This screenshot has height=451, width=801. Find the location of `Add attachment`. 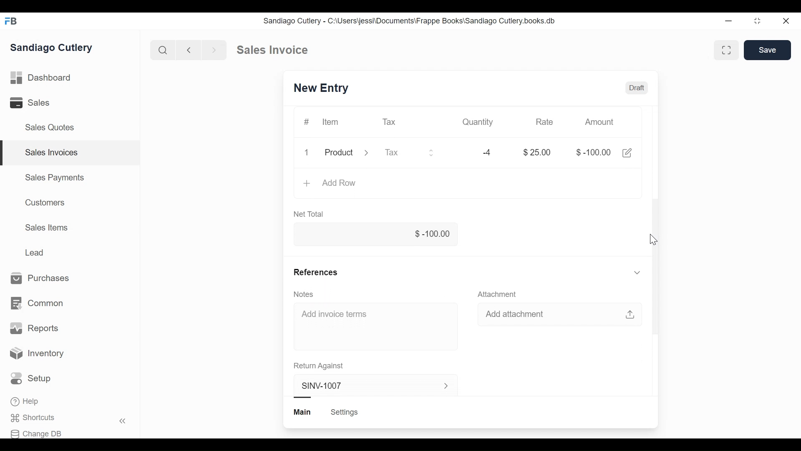

Add attachment is located at coordinates (562, 316).